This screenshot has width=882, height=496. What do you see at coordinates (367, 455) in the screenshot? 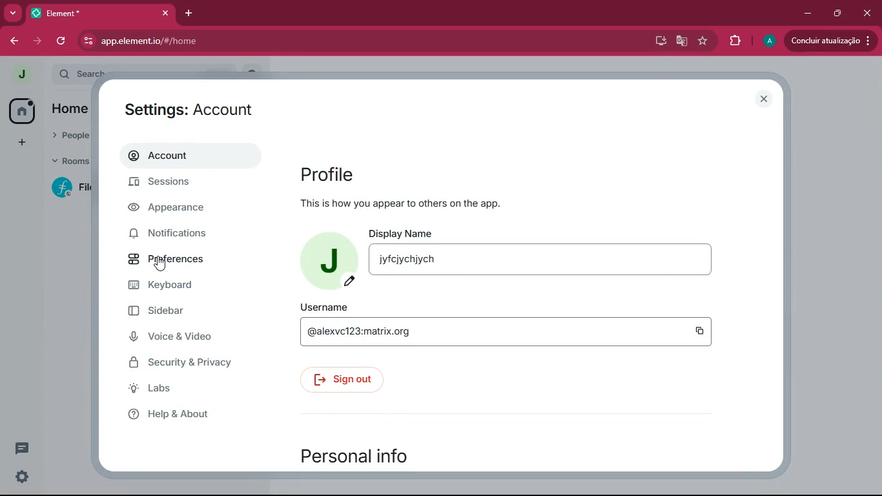
I see `personal info` at bounding box center [367, 455].